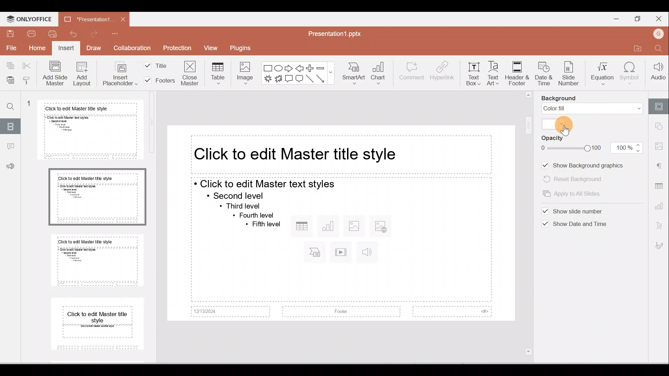  Describe the element at coordinates (90, 130) in the screenshot. I see `Master slide 1` at that location.